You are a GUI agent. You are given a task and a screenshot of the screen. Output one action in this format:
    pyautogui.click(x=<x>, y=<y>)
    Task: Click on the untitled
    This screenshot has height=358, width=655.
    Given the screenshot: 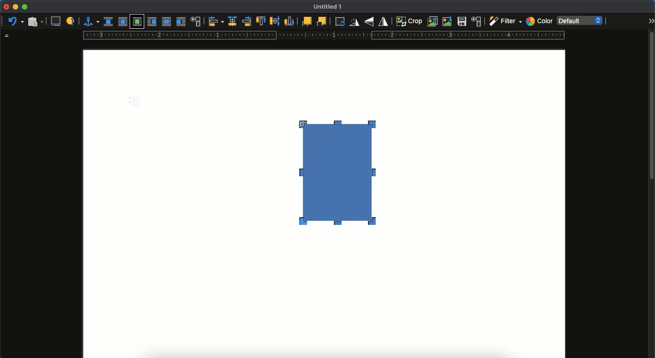 What is the action you would take?
    pyautogui.click(x=326, y=7)
    